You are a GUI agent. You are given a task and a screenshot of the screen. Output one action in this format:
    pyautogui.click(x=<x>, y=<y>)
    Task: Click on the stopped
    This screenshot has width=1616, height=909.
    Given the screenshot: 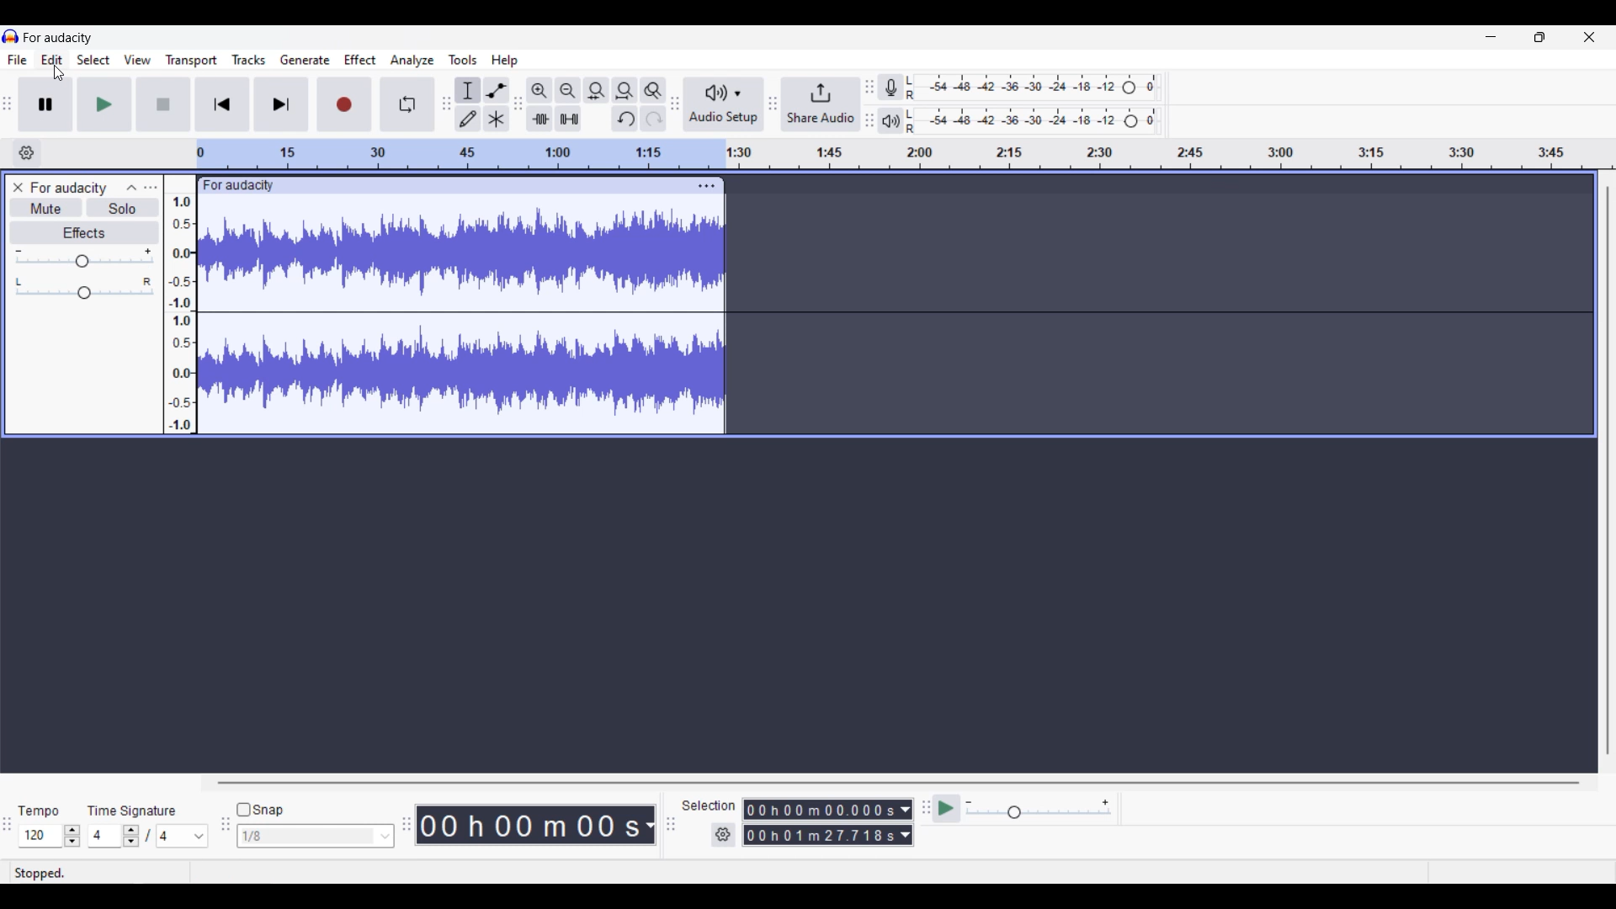 What is the action you would take?
    pyautogui.click(x=40, y=872)
    